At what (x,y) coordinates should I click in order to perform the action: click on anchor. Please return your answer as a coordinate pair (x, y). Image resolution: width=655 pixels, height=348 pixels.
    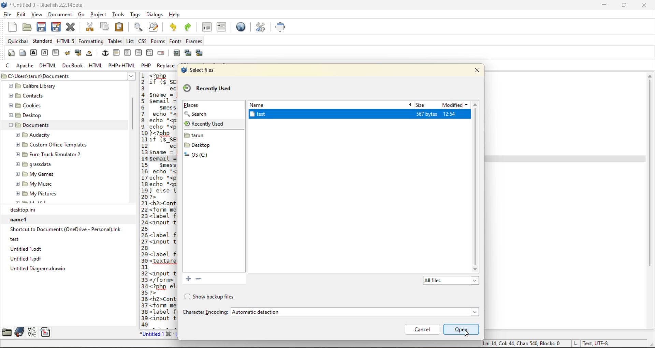
    Looking at the image, I should click on (105, 54).